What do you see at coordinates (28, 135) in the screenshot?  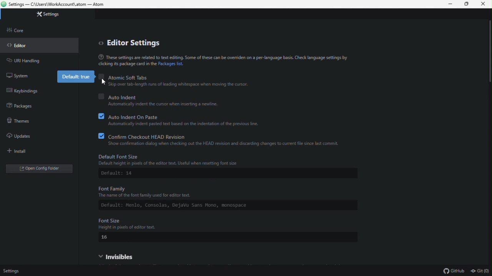 I see `Update` at bounding box center [28, 135].